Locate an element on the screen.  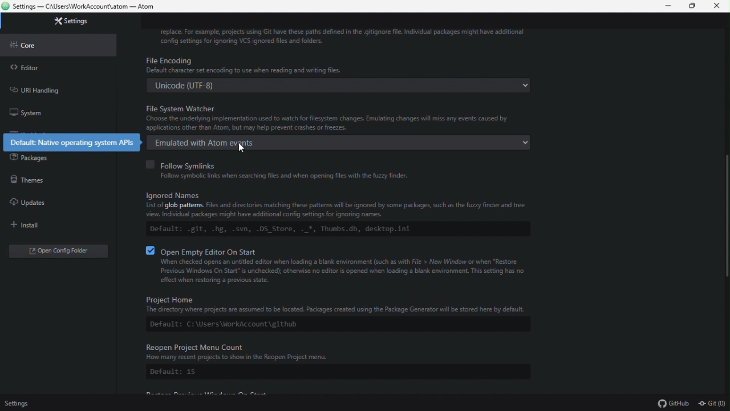
open config editor is located at coordinates (55, 252).